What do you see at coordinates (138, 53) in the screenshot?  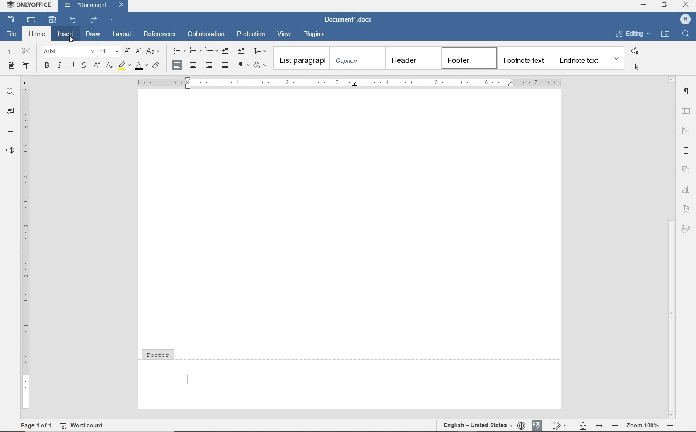 I see `decrement font size` at bounding box center [138, 53].